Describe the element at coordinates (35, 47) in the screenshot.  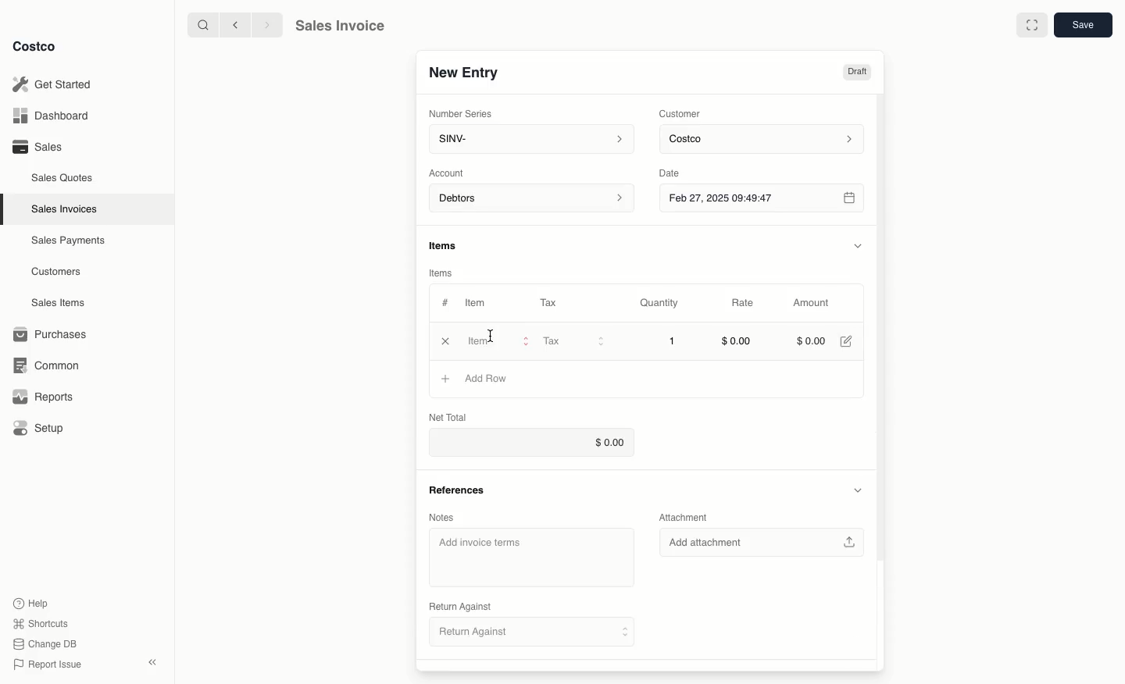
I see `Costco` at that location.